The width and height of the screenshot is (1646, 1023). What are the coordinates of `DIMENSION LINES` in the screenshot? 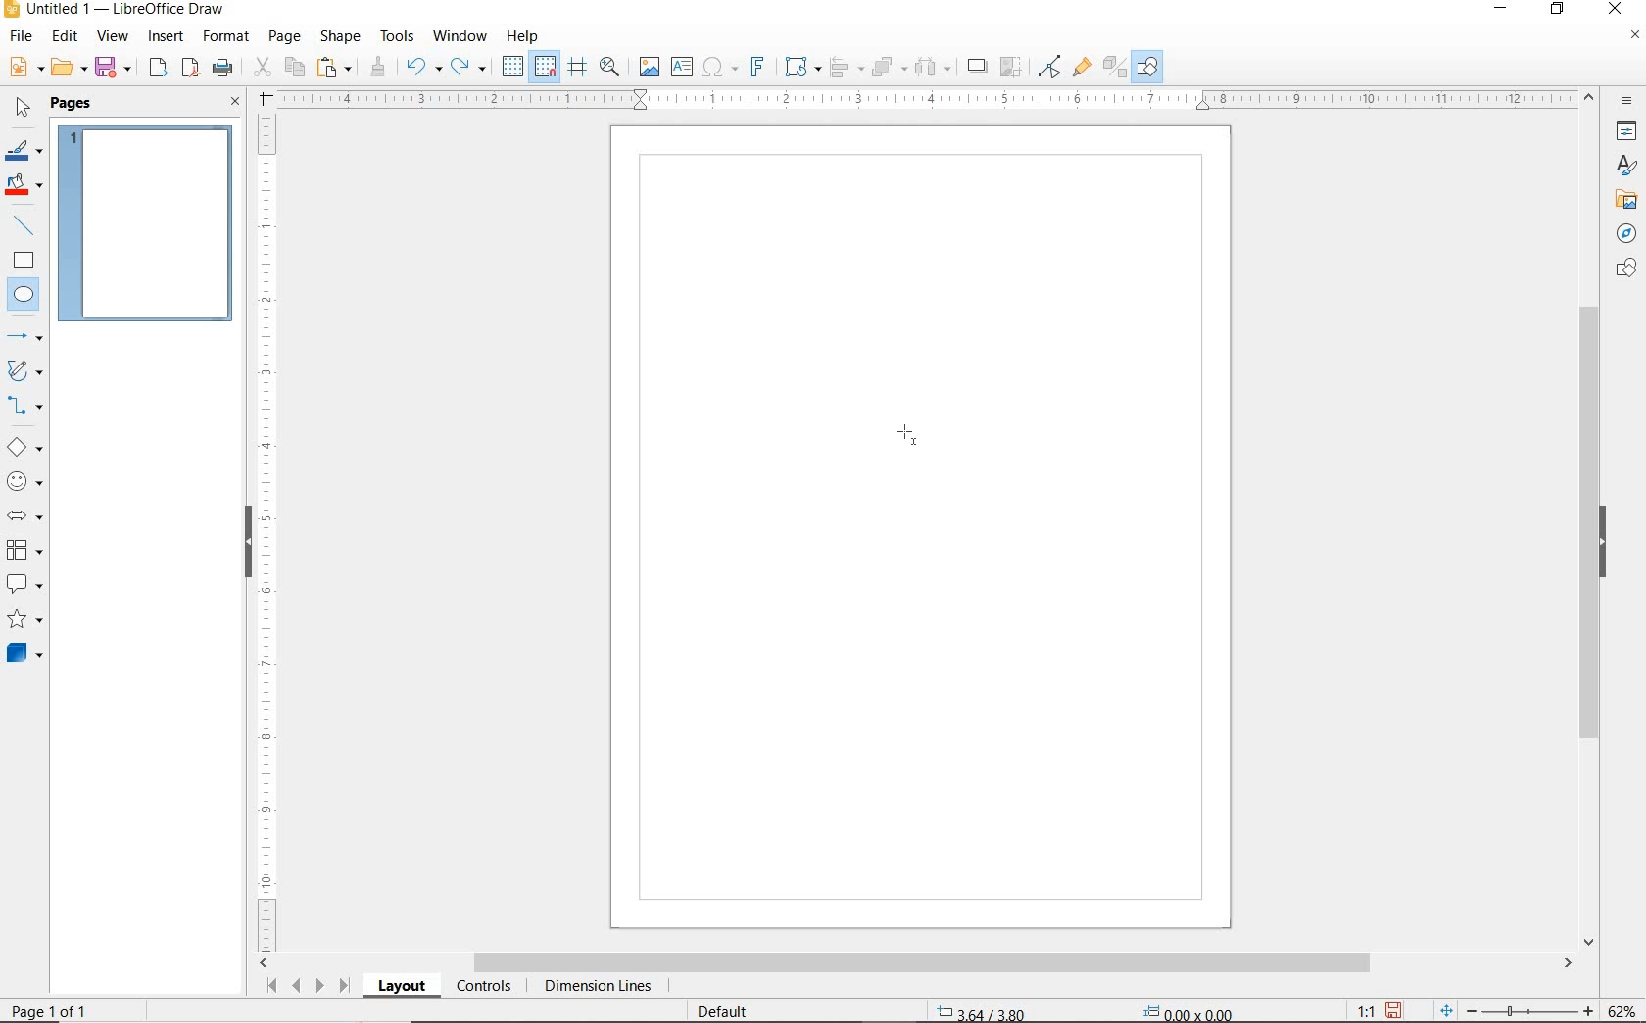 It's located at (595, 988).